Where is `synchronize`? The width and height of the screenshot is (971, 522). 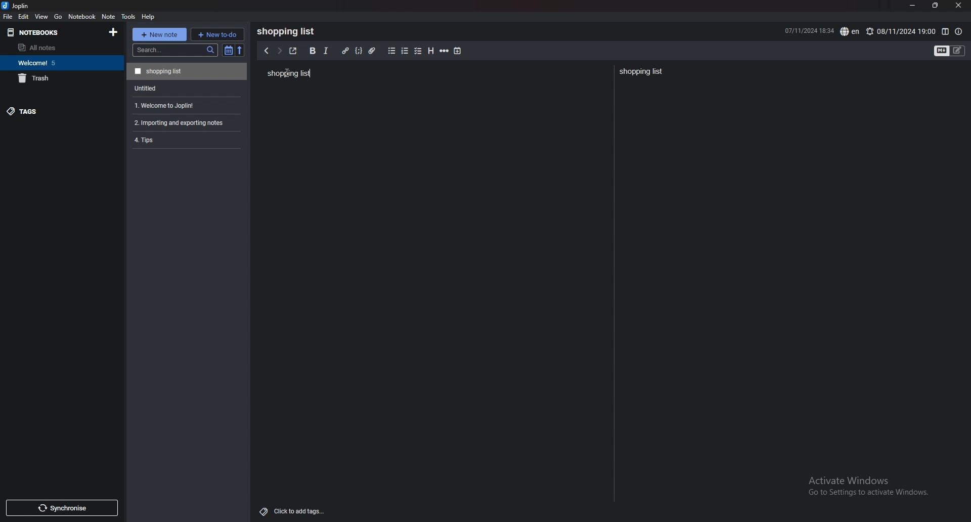
synchronize is located at coordinates (61, 508).